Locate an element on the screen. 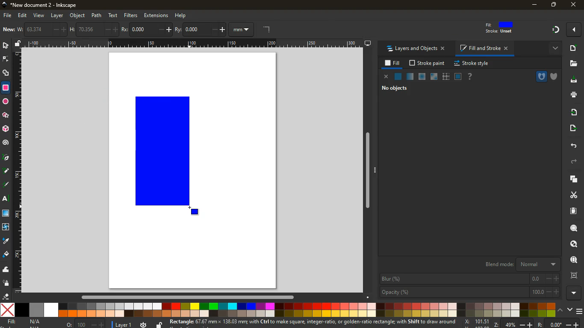  forward is located at coordinates (573, 161).